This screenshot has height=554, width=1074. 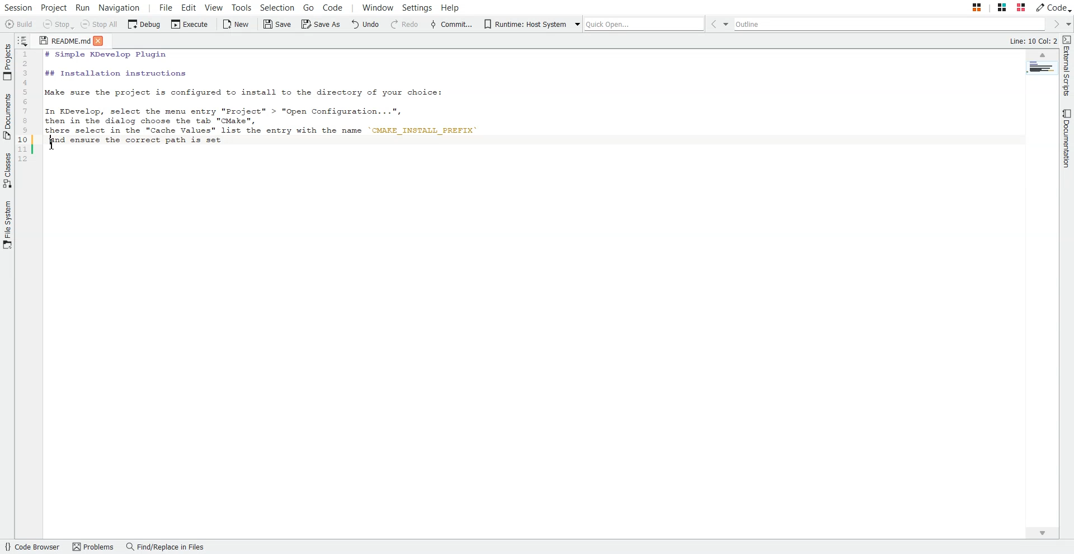 I want to click on Navigation, so click(x=119, y=7).